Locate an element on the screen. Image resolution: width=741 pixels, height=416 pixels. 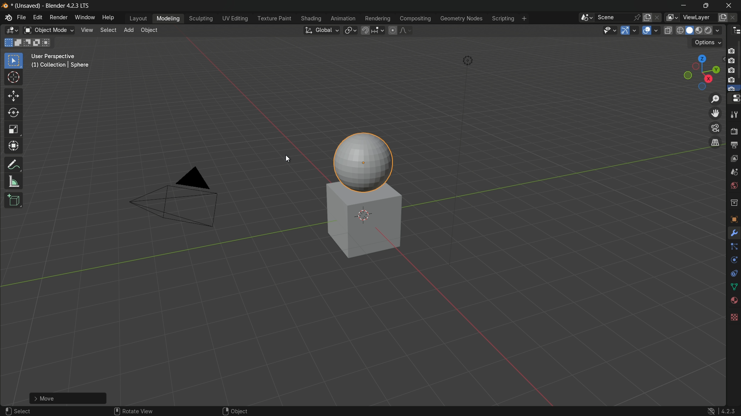
view layer is located at coordinates (734, 158).